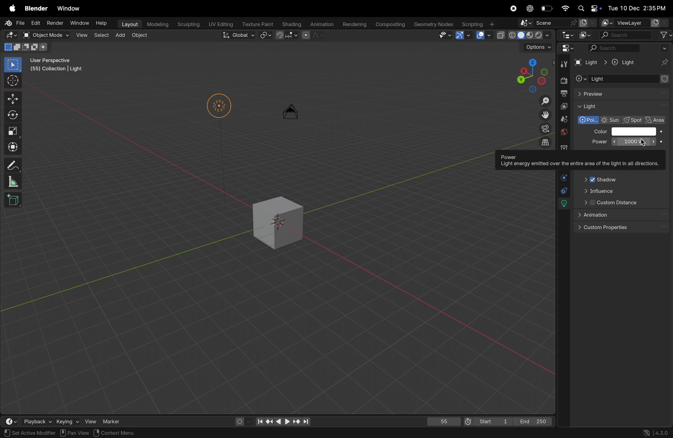 The height and width of the screenshot is (438, 673). What do you see at coordinates (36, 8) in the screenshot?
I see `blender` at bounding box center [36, 8].